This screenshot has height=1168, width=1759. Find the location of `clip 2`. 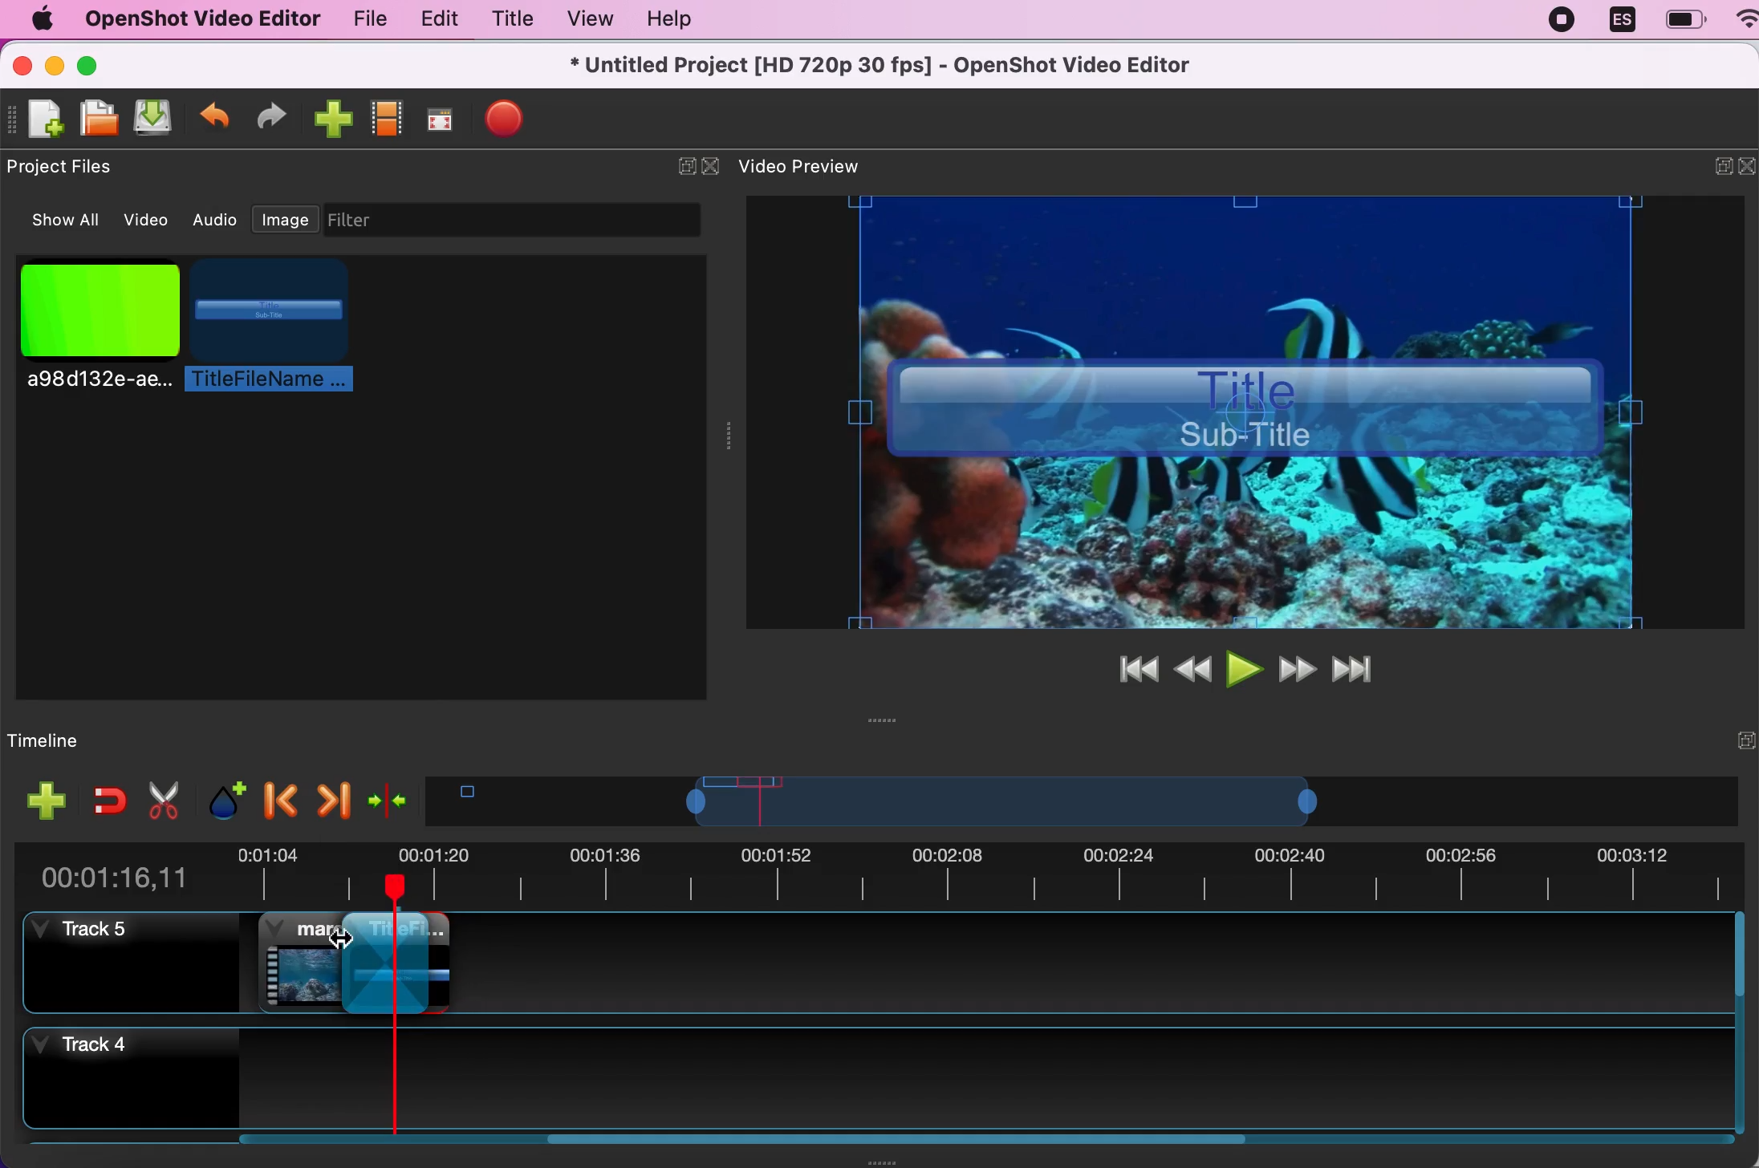

clip 2 is located at coordinates (416, 963).